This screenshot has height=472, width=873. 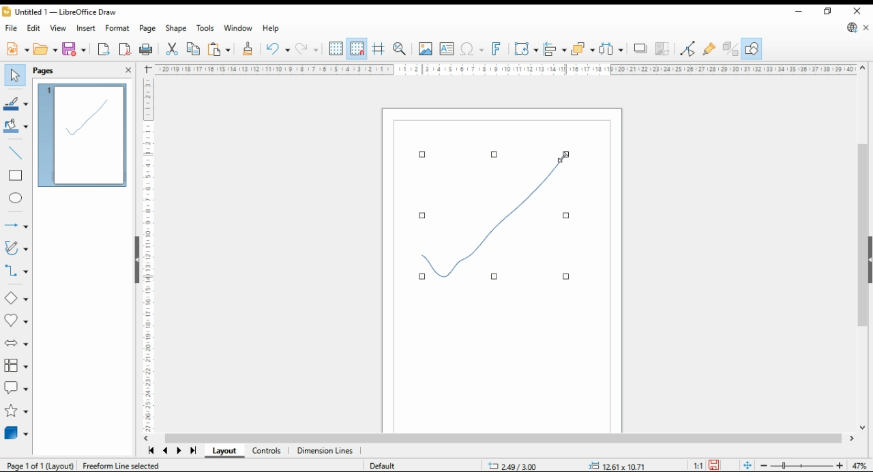 I want to click on flowchart, so click(x=16, y=366).